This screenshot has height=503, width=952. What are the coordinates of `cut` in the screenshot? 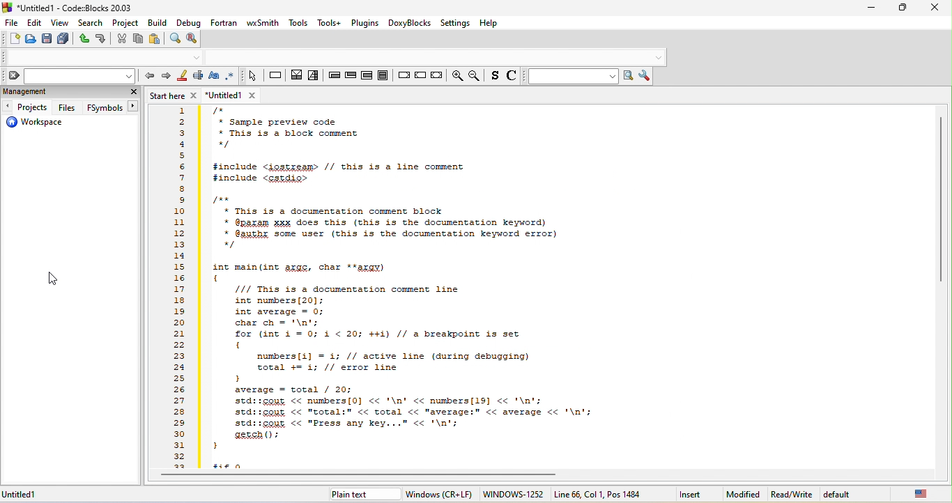 It's located at (121, 39).